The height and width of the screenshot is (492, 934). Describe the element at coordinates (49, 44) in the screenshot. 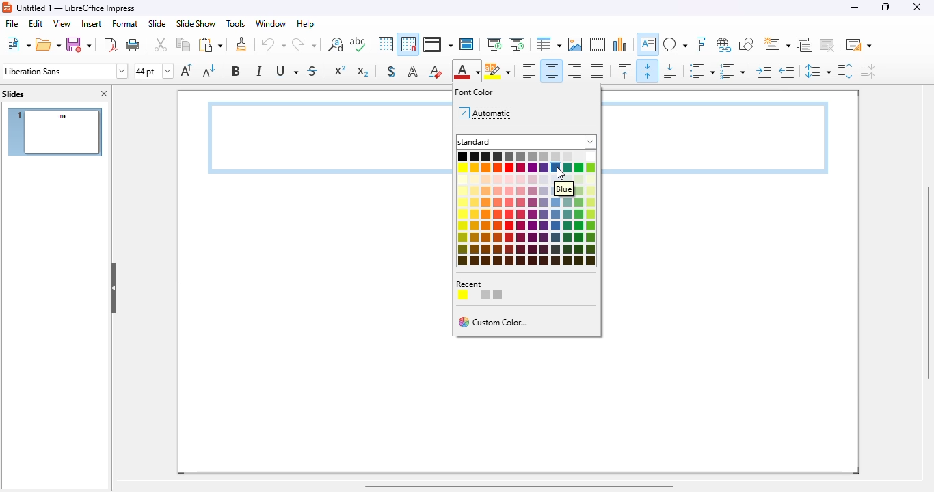

I see `open` at that location.